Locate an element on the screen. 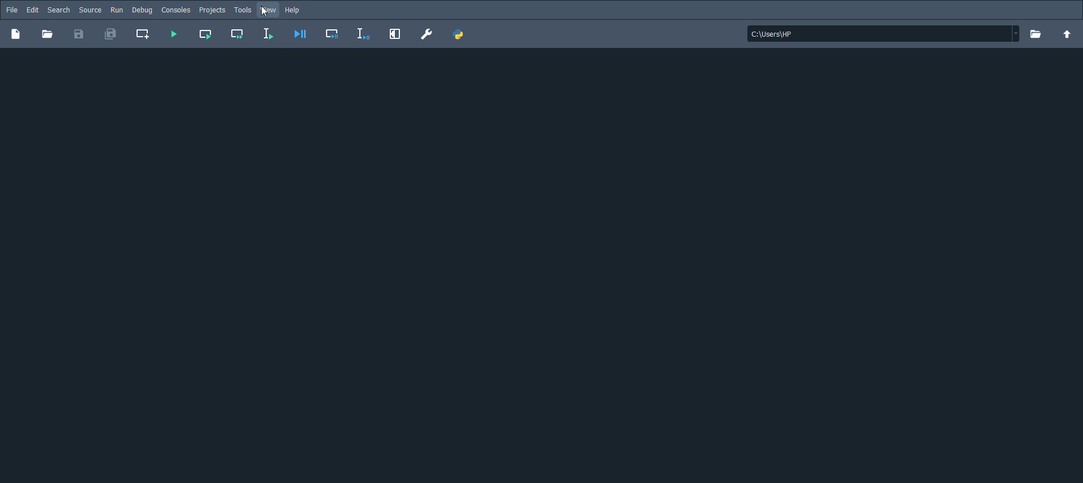 The height and width of the screenshot is (483, 1083). Save all files is located at coordinates (110, 34).